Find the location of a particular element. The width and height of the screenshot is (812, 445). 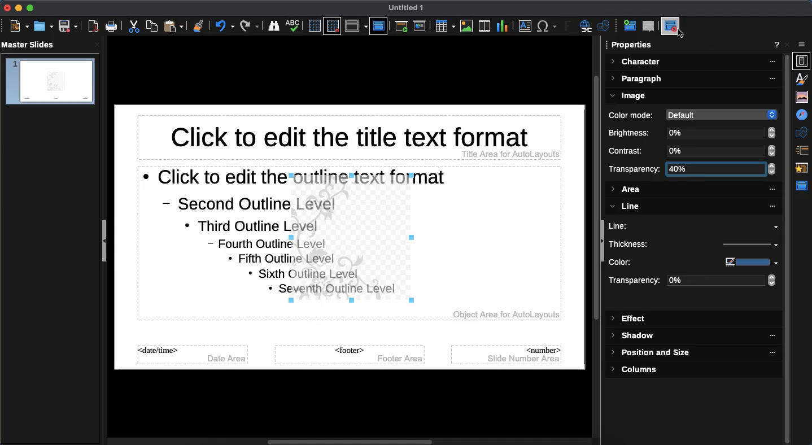

Thickness is located at coordinates (654, 243).